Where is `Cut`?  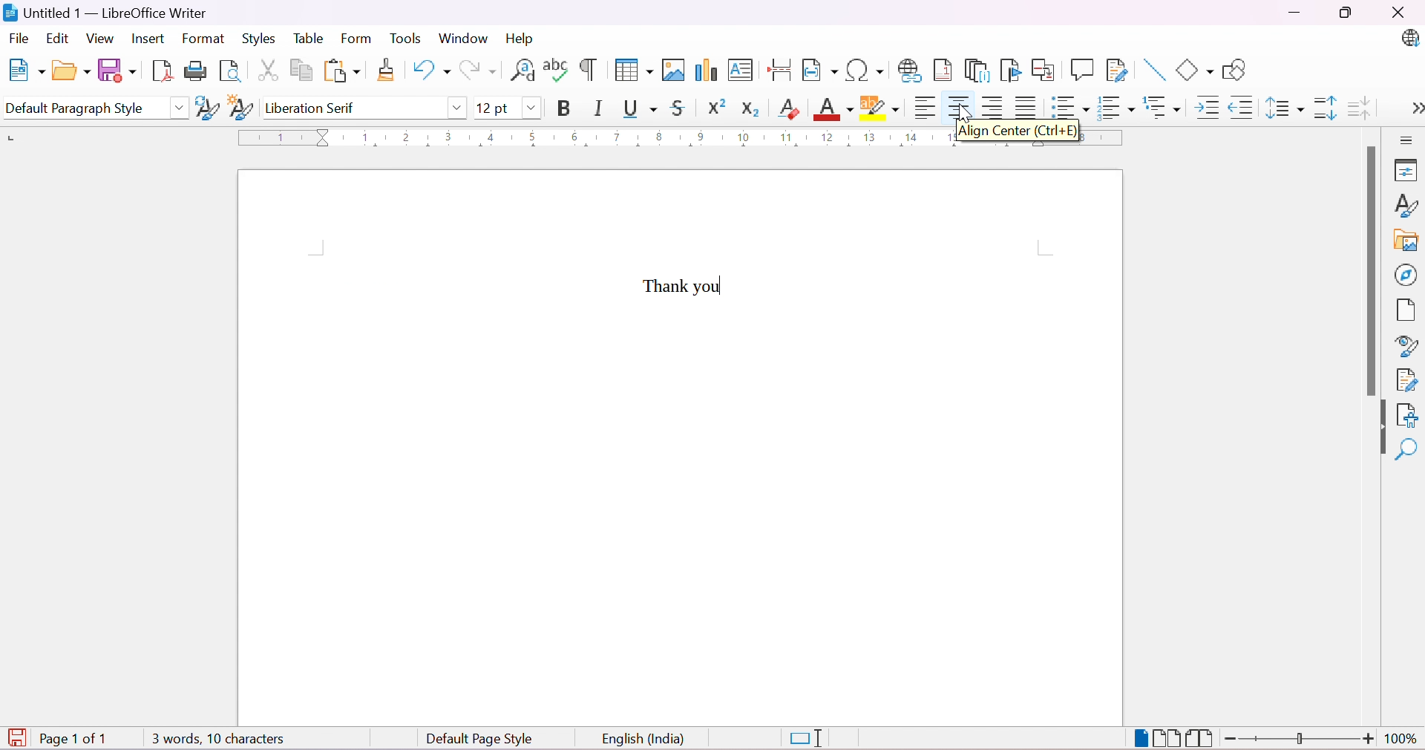 Cut is located at coordinates (265, 69).